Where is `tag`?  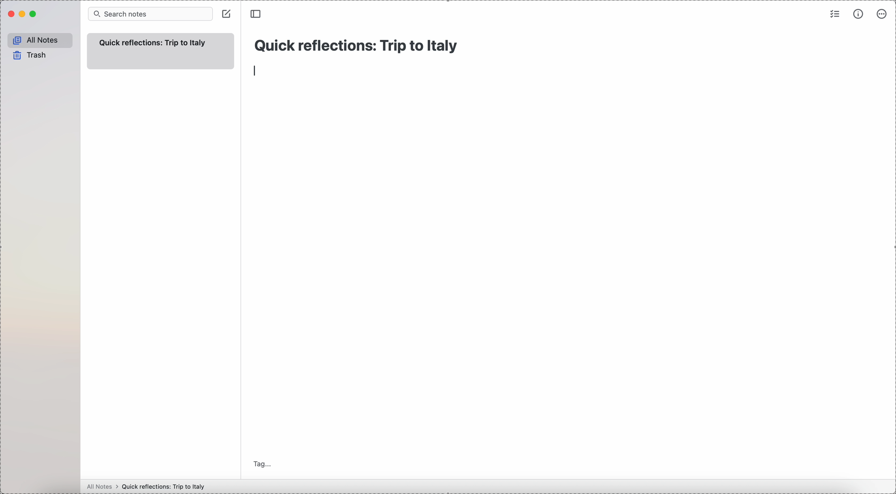 tag is located at coordinates (263, 464).